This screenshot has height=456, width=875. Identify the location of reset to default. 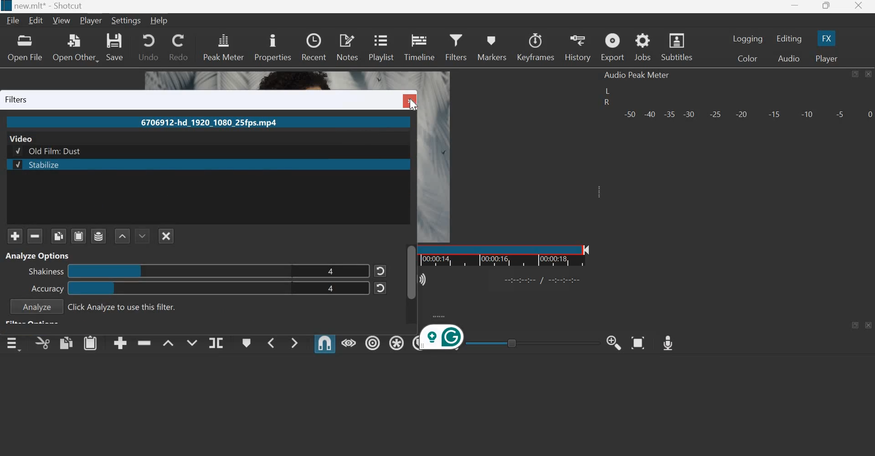
(381, 288).